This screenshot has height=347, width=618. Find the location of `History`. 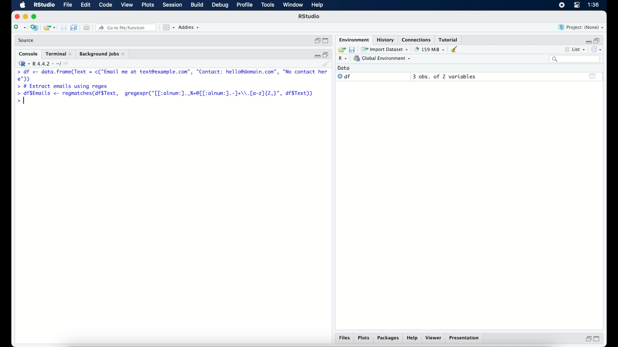

History is located at coordinates (385, 40).